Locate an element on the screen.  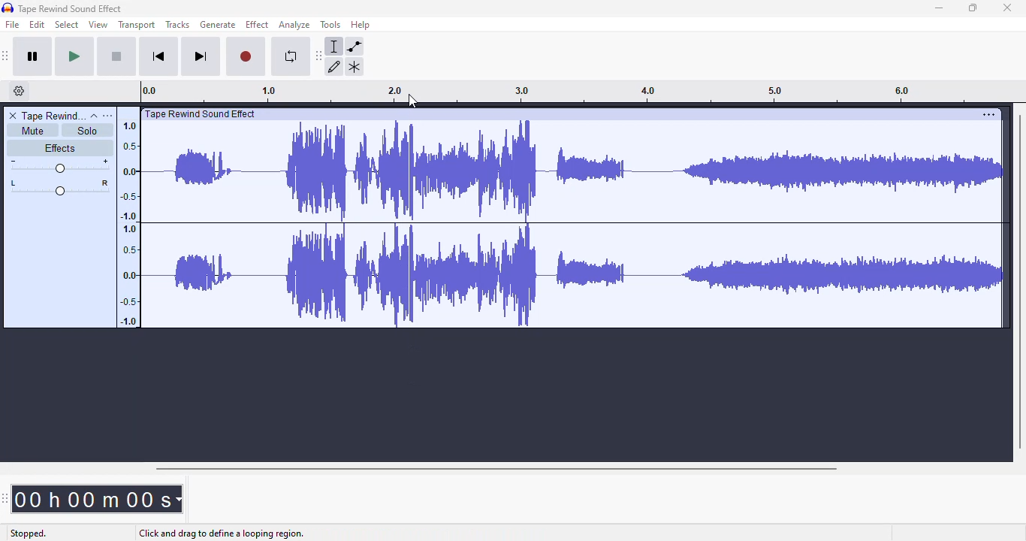
settings is located at coordinates (988, 114).